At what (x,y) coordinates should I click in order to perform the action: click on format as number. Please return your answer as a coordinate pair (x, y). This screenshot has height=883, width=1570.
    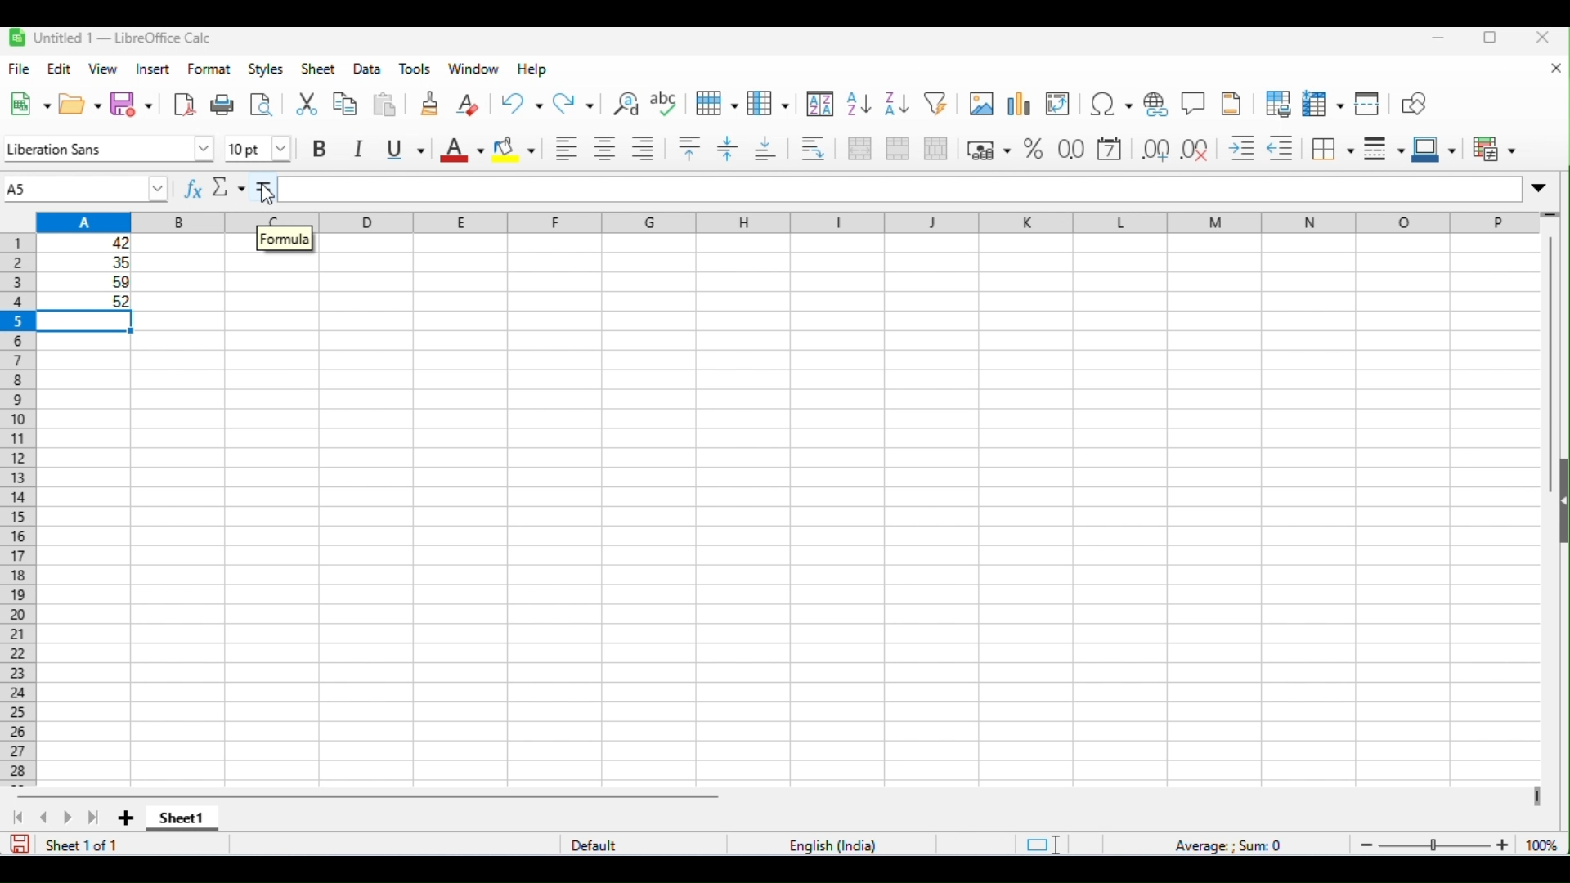
    Looking at the image, I should click on (1070, 150).